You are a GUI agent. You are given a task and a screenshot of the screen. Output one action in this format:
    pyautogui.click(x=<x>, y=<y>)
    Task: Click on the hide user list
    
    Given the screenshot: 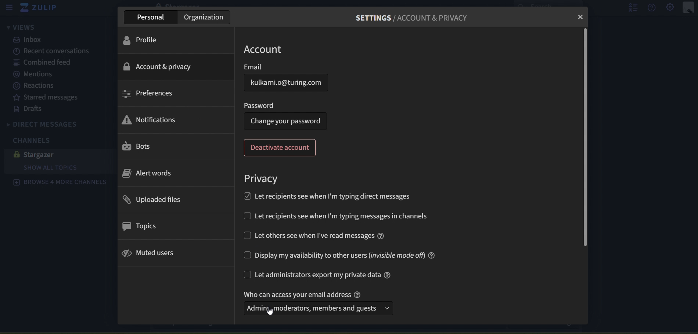 What is the action you would take?
    pyautogui.click(x=630, y=7)
    